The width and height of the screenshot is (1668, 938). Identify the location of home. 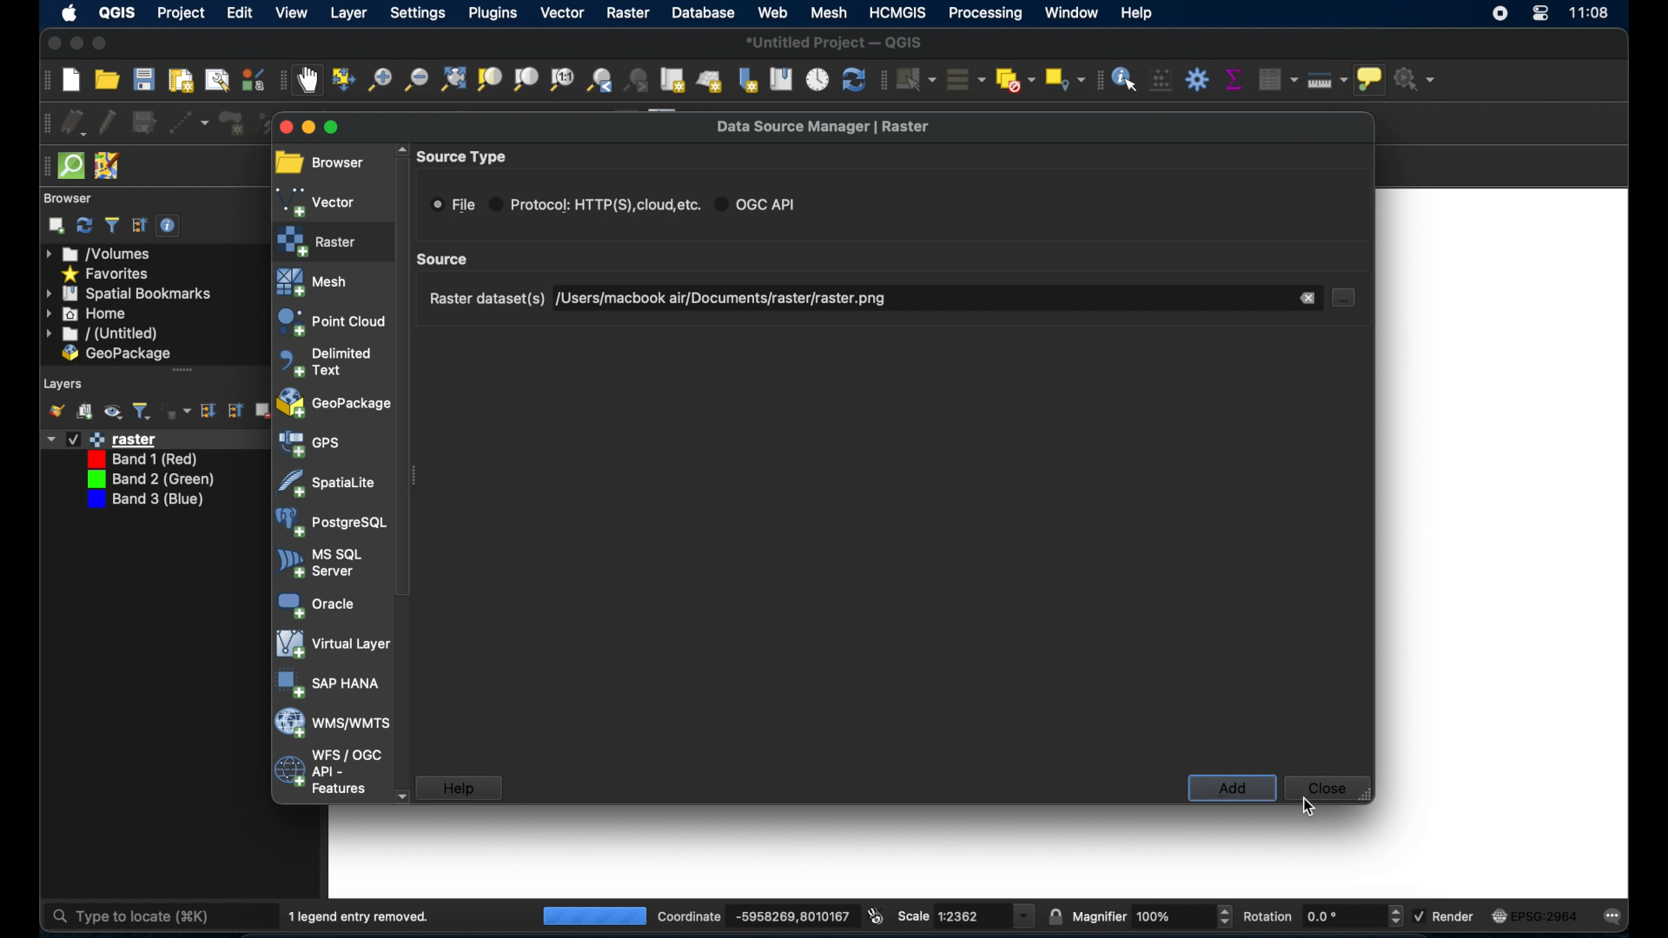
(88, 314).